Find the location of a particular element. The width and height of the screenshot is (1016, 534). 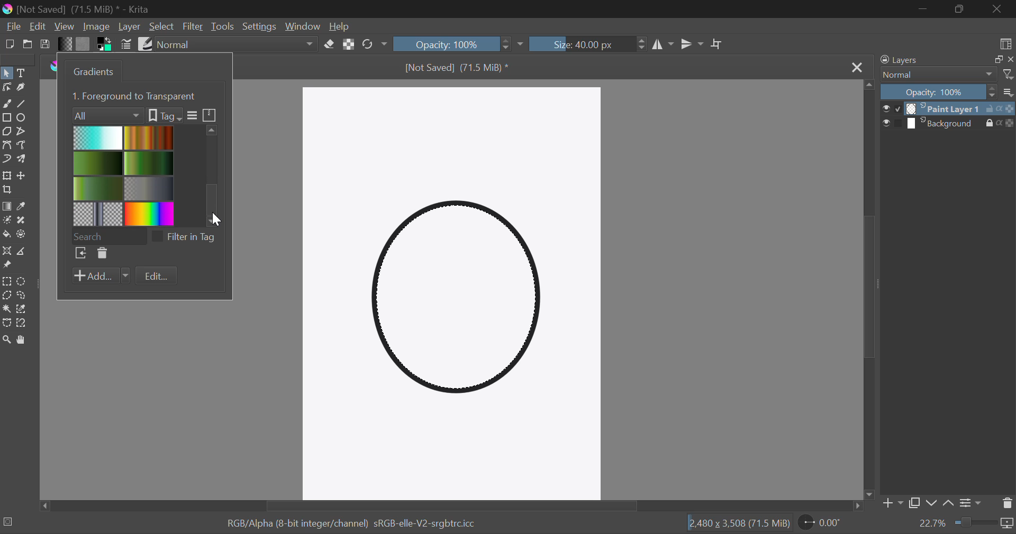

Restore Down is located at coordinates (923, 10).